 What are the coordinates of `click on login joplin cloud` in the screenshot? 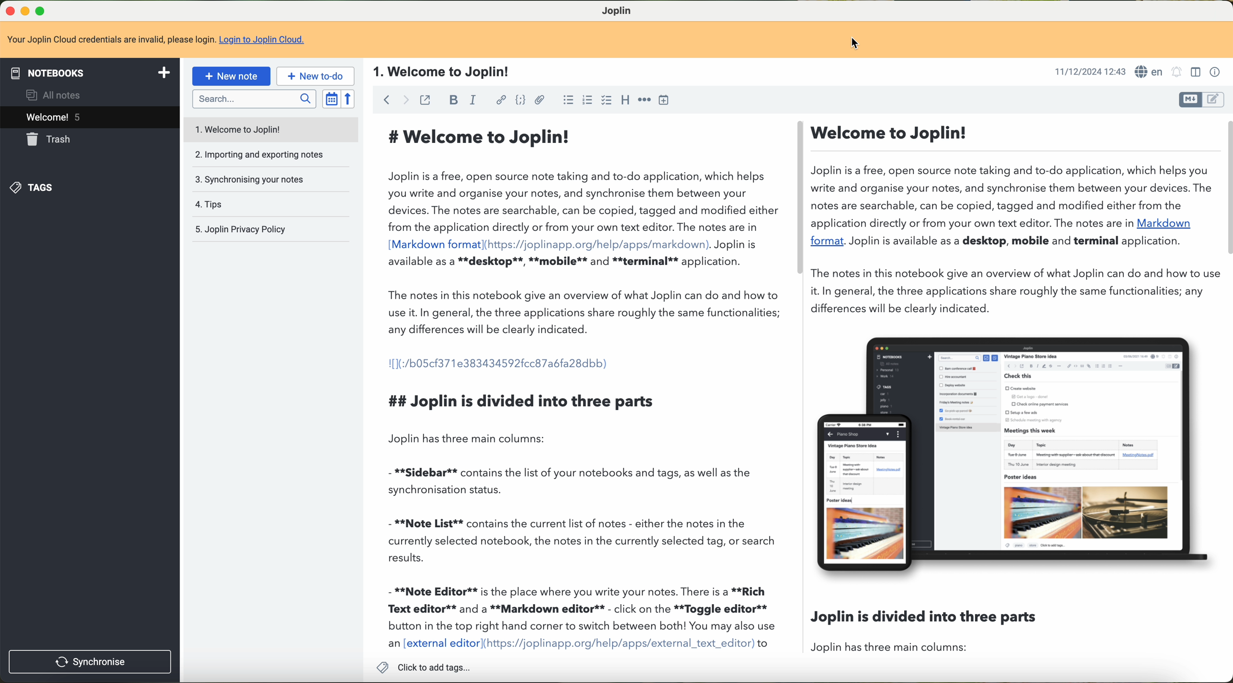 It's located at (156, 40).